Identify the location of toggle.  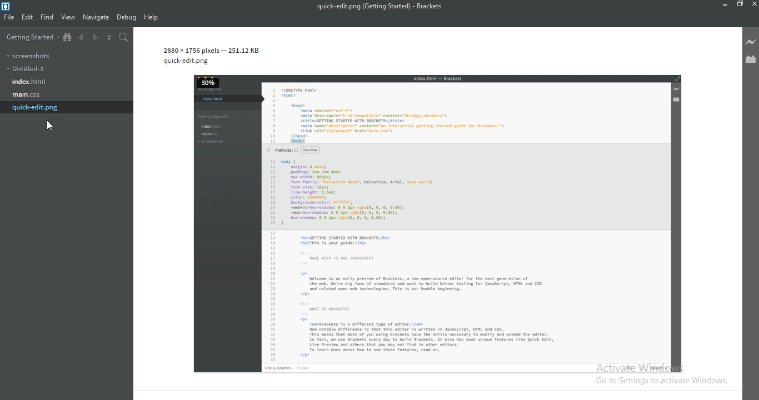
(109, 37).